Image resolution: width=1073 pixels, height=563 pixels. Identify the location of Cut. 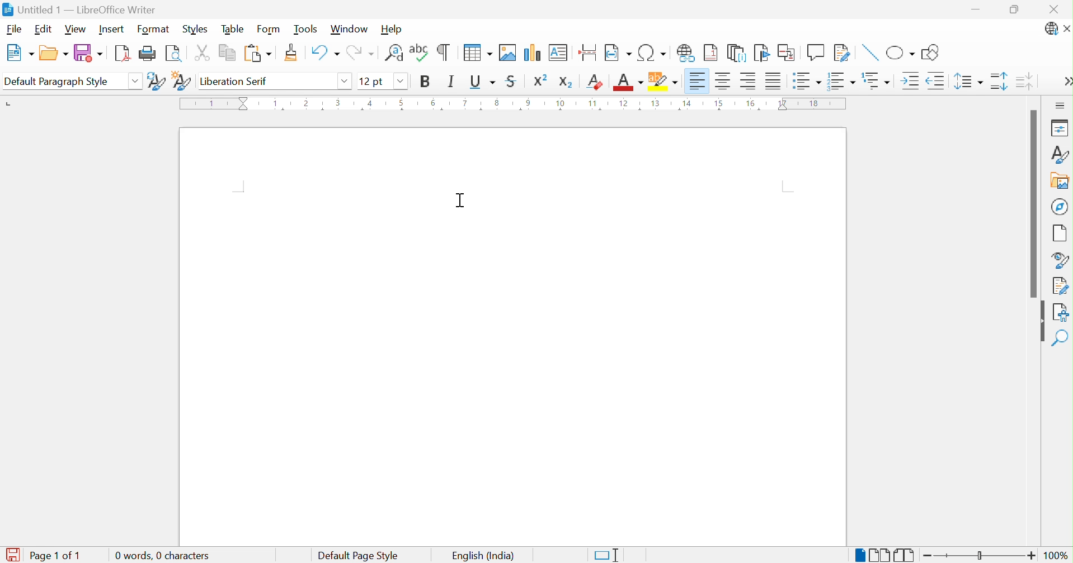
(202, 52).